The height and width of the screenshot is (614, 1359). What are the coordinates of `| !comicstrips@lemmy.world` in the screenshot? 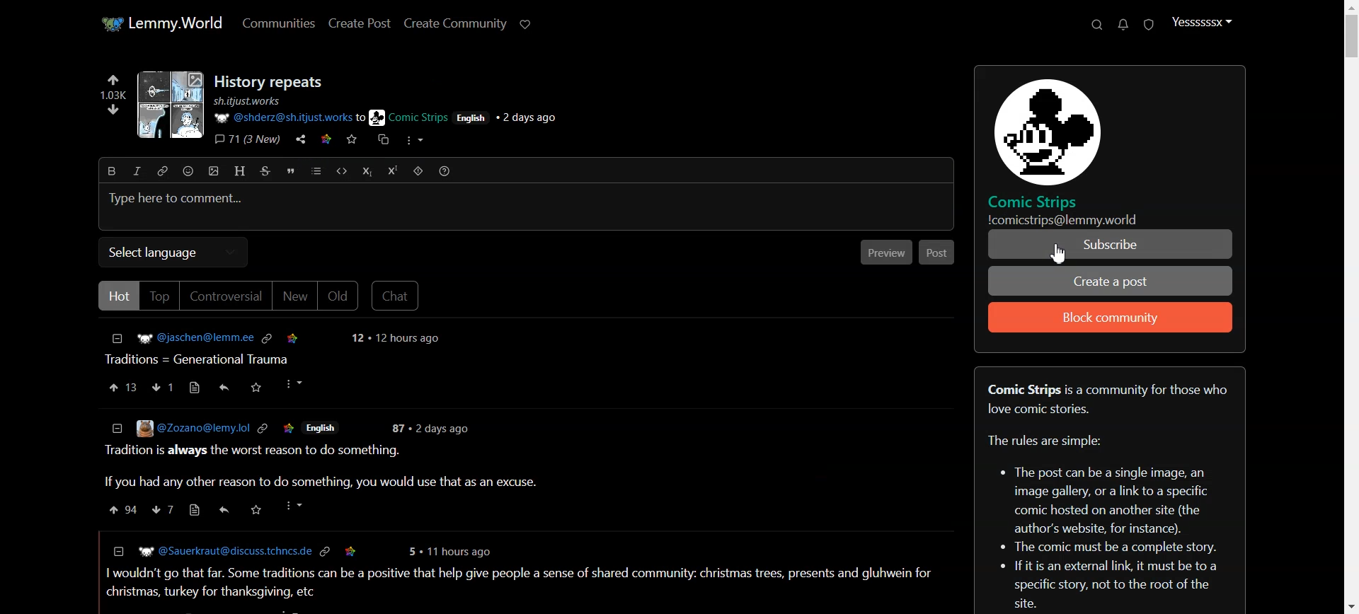 It's located at (1060, 220).